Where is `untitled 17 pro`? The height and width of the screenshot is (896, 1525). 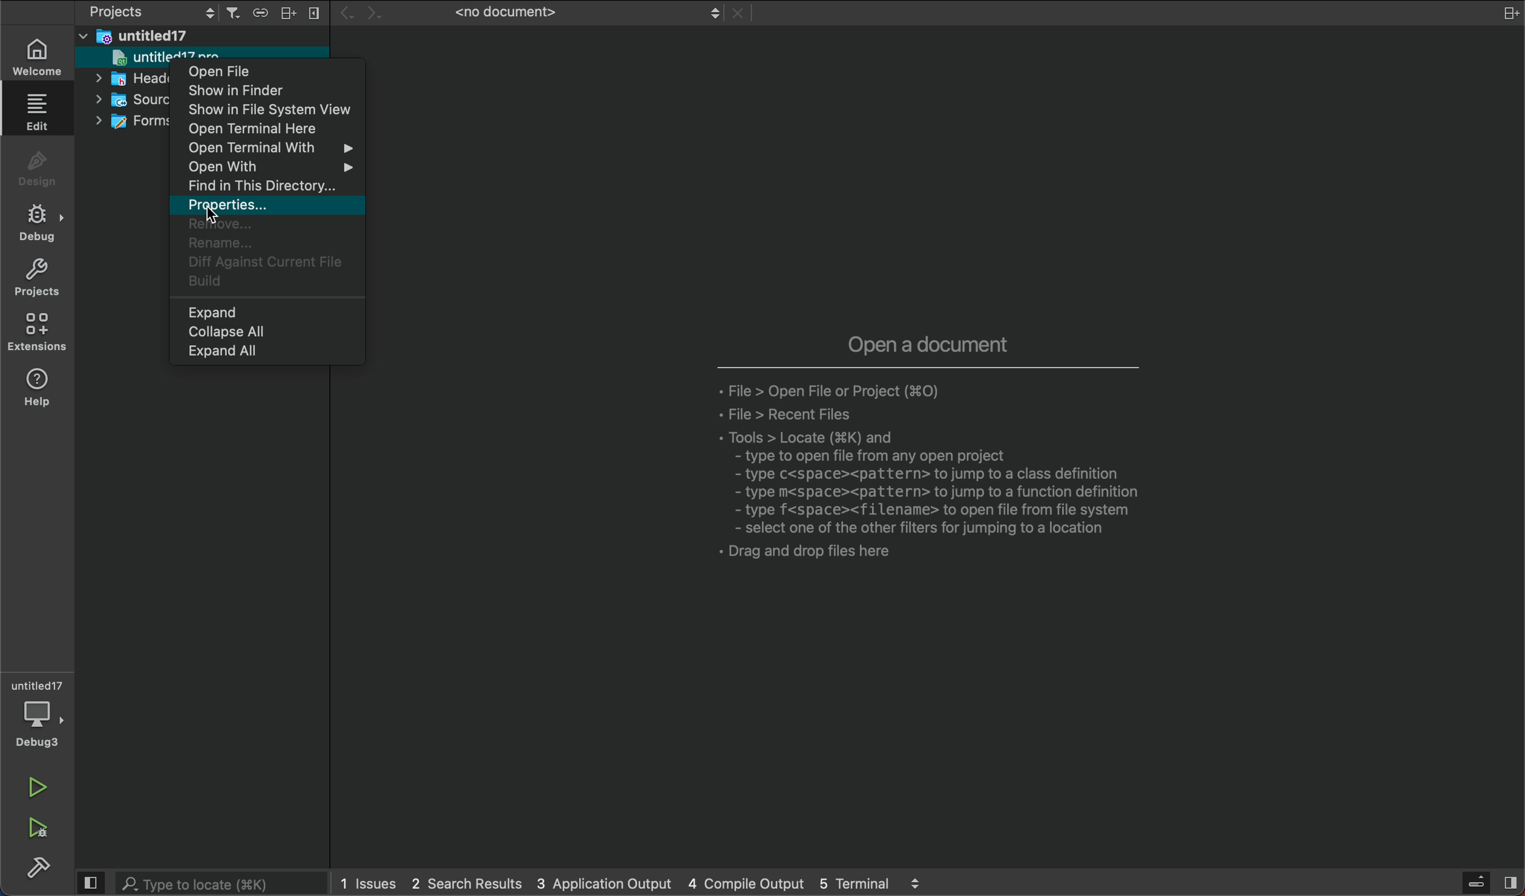 untitled 17 pro is located at coordinates (139, 58).